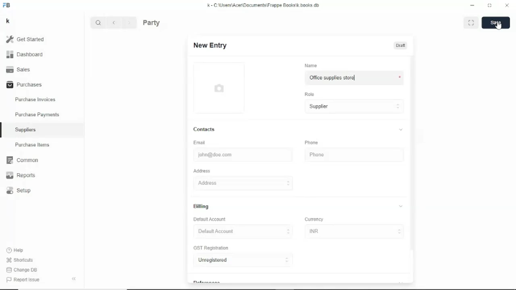 The image size is (516, 290). I want to click on Cursor, so click(356, 78).